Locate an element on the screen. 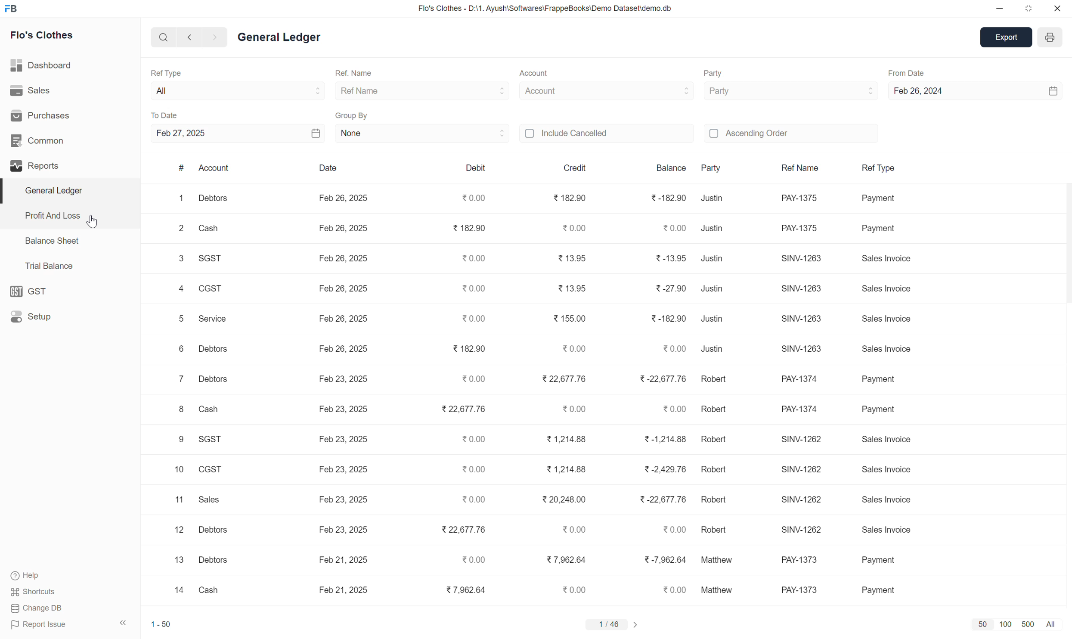 The width and height of the screenshot is (1072, 639). To Date is located at coordinates (171, 115).